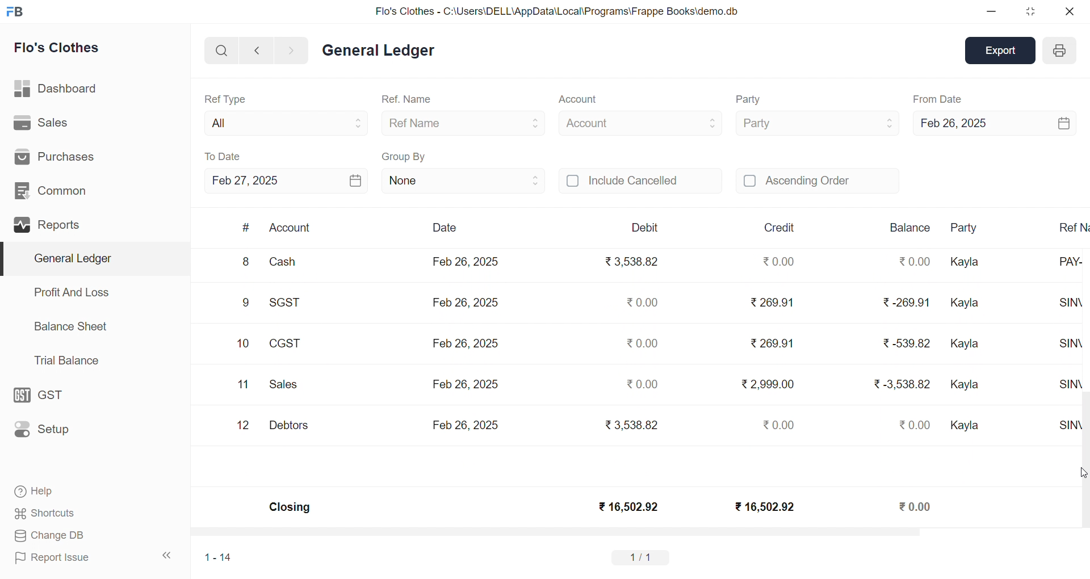 The image size is (1090, 579). Describe the element at coordinates (246, 304) in the screenshot. I see `9` at that location.